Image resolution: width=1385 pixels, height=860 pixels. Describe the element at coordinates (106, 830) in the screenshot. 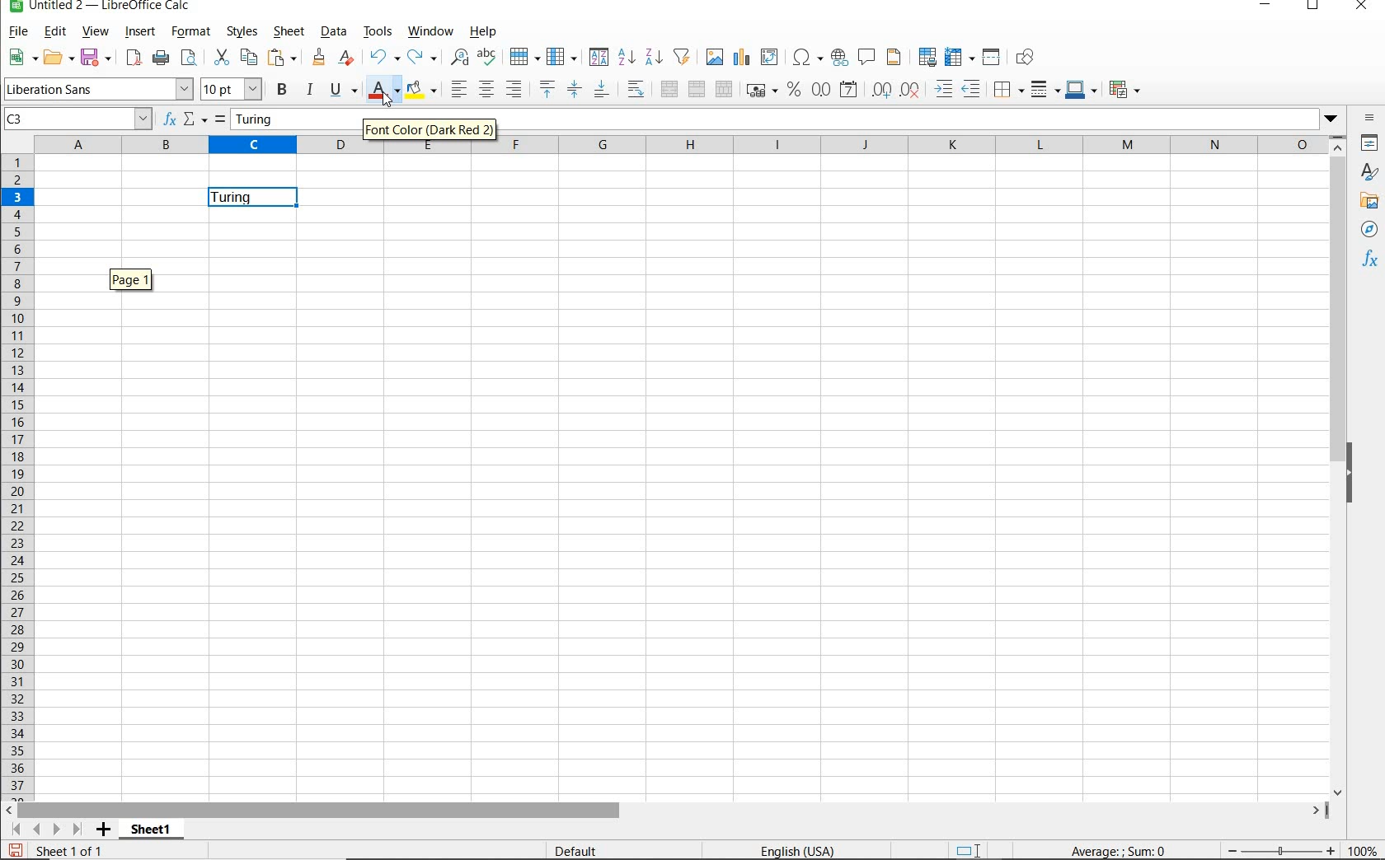

I see `ADD SHEET` at that location.